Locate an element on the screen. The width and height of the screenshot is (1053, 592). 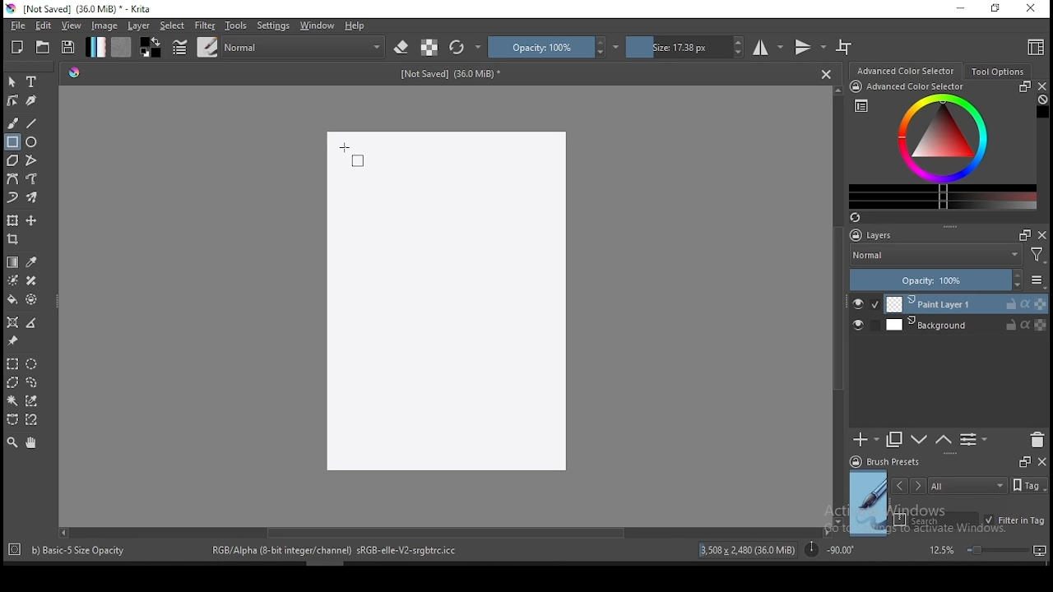
move layer one step up is located at coordinates (920, 442).